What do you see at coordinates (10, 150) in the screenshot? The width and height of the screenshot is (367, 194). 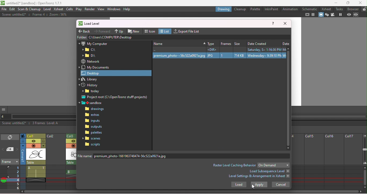 I see `New memo` at bounding box center [10, 150].